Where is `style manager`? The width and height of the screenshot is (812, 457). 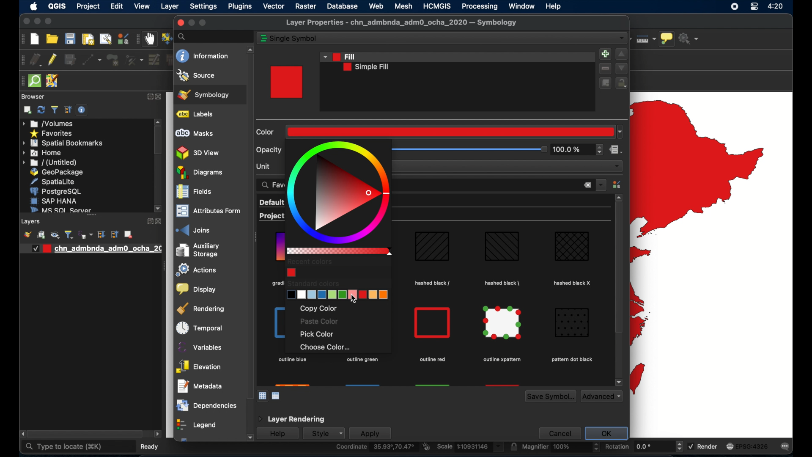
style manager is located at coordinates (618, 184).